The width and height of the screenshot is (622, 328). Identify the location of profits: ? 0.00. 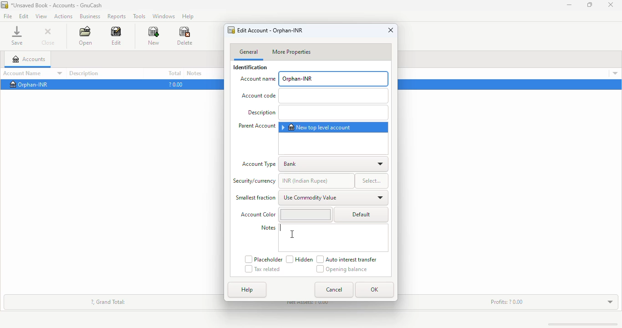
(507, 302).